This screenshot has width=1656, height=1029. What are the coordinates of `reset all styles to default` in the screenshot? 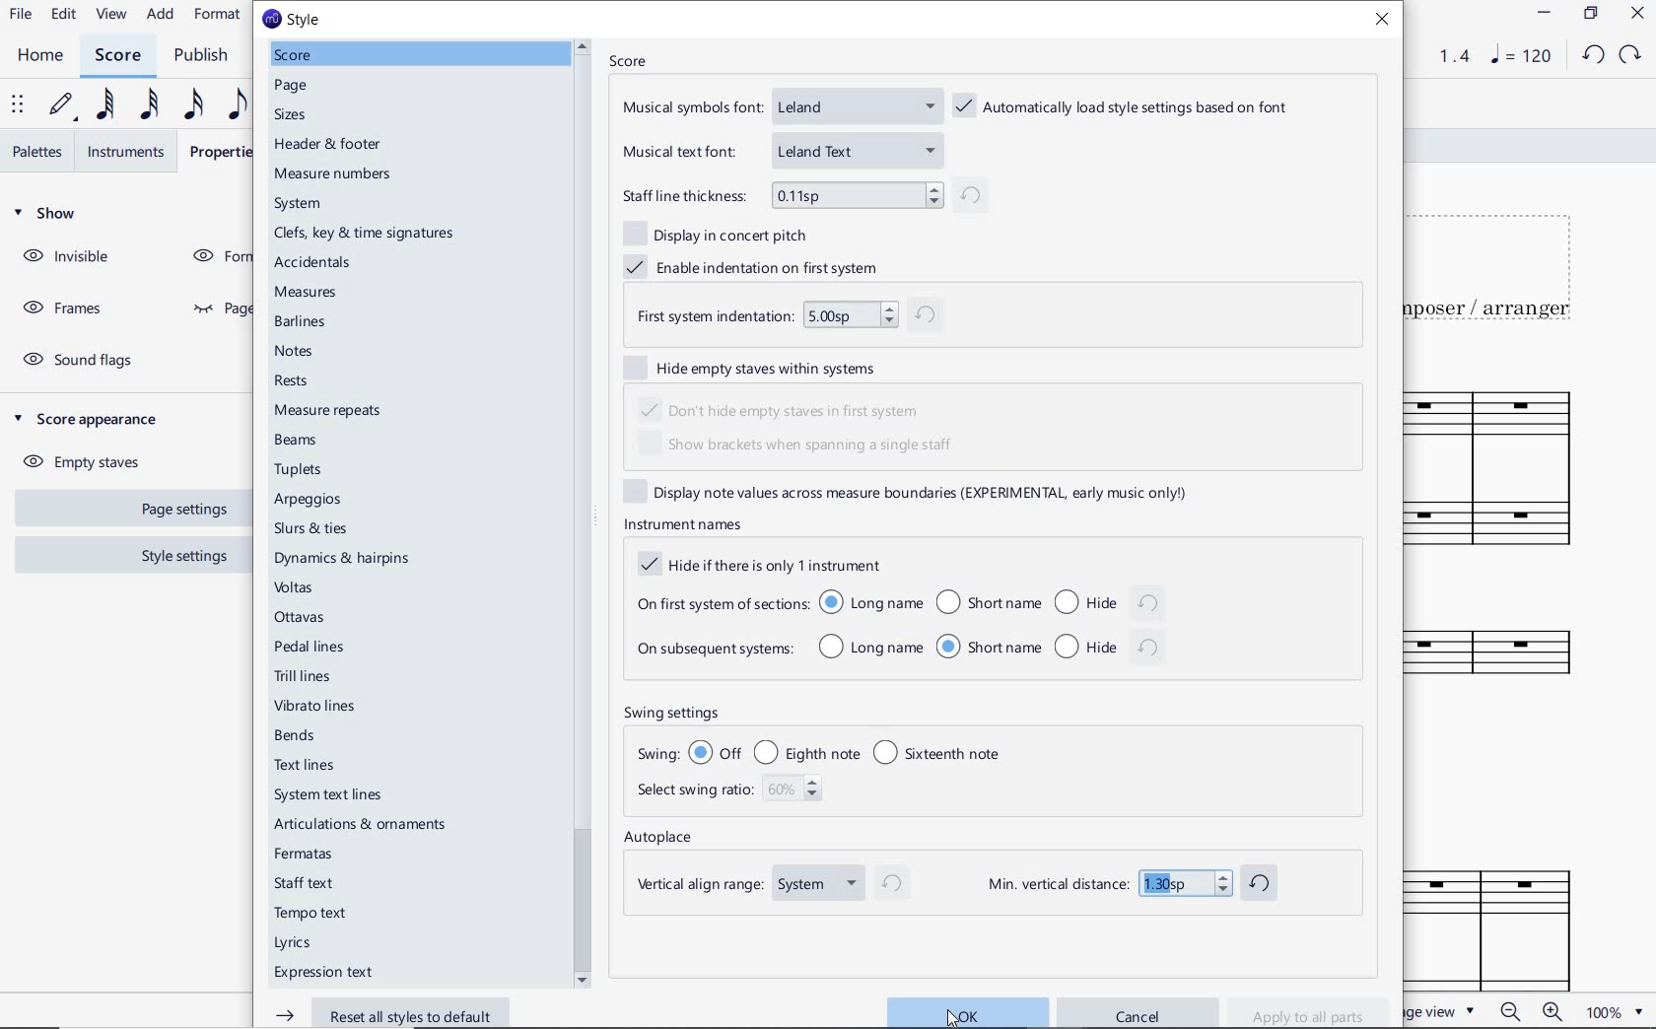 It's located at (386, 1014).